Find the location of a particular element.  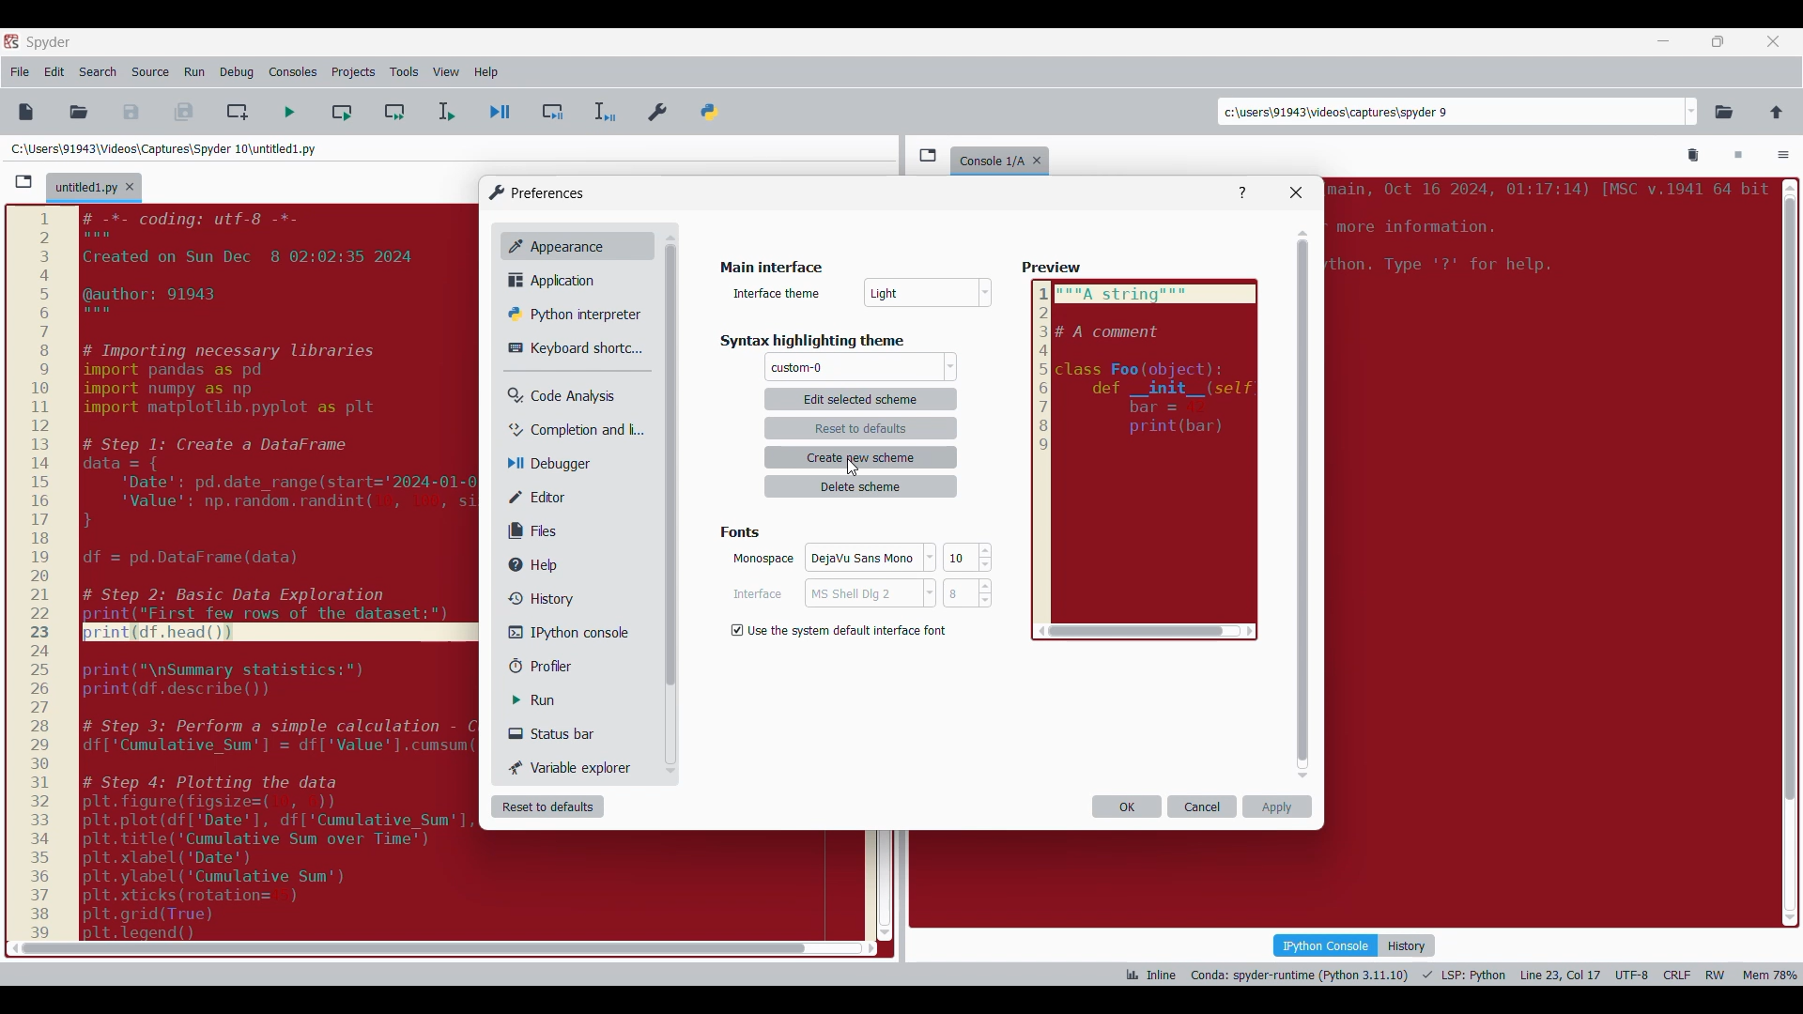

Preferences is located at coordinates (659, 108).